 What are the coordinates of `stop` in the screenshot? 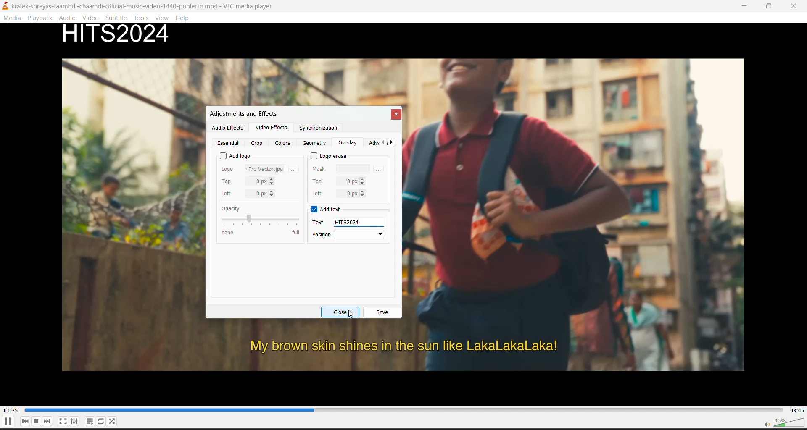 It's located at (37, 422).